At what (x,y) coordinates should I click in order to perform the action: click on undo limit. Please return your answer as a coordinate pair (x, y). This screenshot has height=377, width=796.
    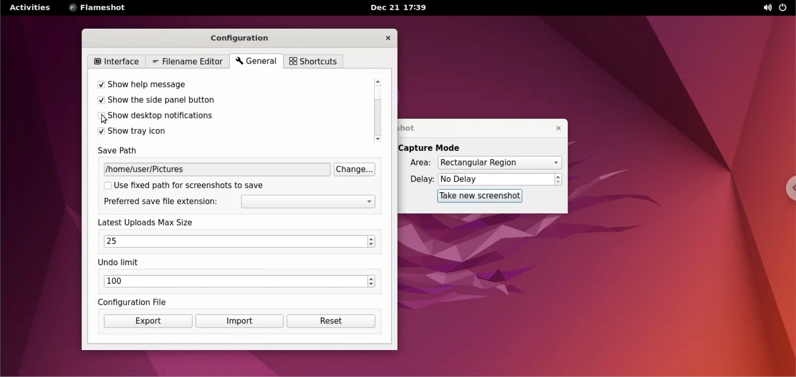
    Looking at the image, I should click on (120, 263).